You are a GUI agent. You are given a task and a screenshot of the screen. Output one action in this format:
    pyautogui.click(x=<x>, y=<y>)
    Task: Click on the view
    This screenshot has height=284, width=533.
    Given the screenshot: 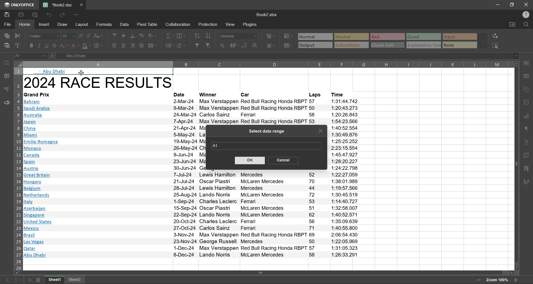 What is the action you would take?
    pyautogui.click(x=230, y=24)
    